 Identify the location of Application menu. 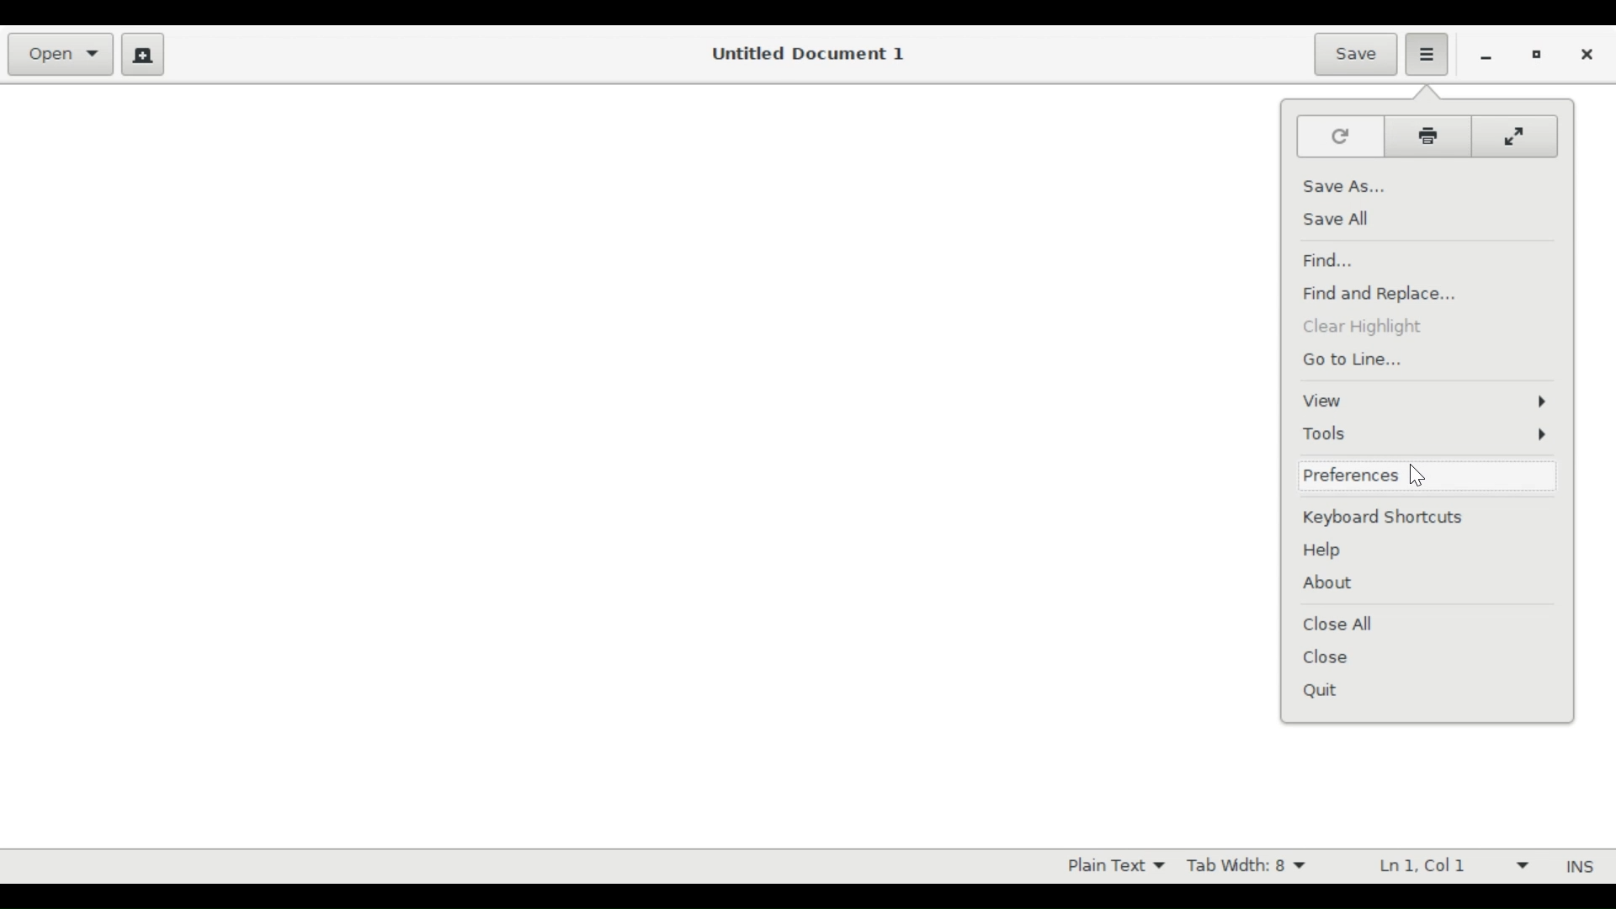
(1427, 54).